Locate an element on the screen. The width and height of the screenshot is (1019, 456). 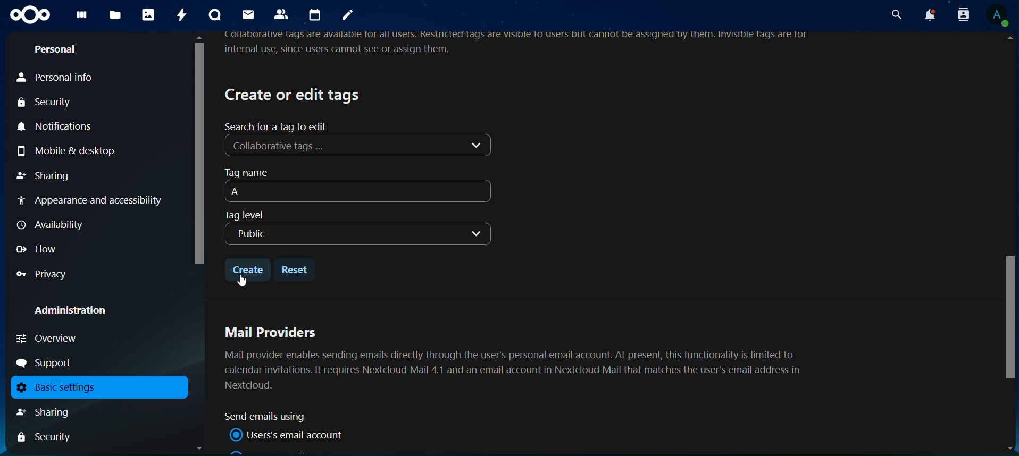
mobile & desktop is located at coordinates (81, 150).